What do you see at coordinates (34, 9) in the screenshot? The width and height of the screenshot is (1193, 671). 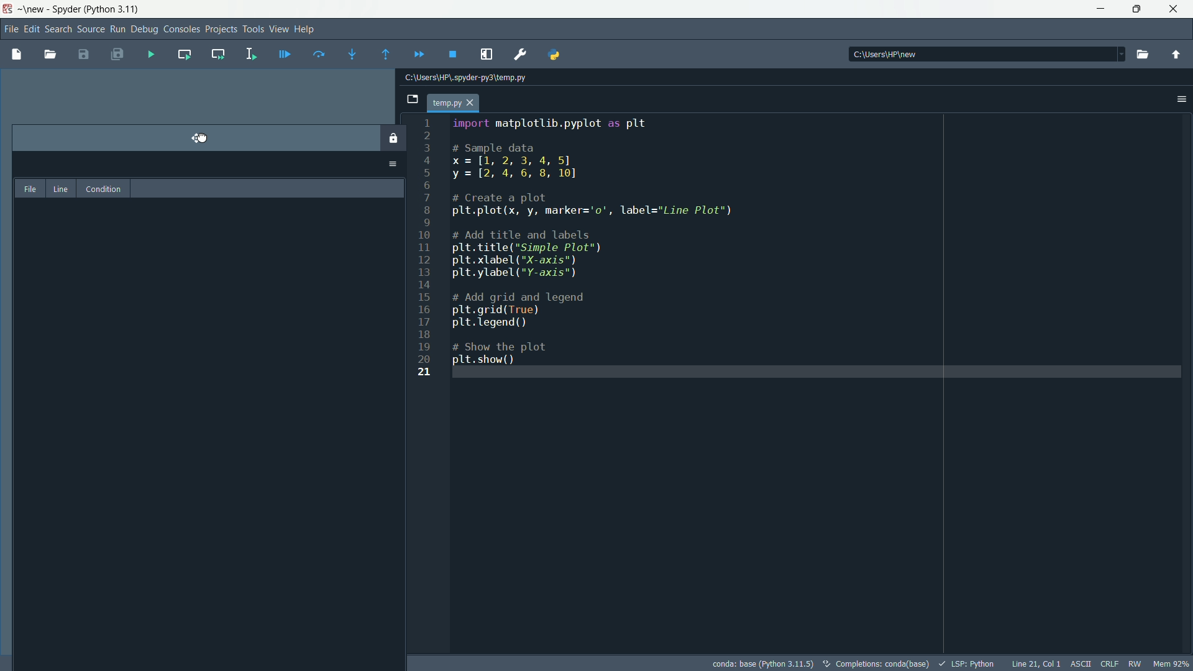 I see `new` at bounding box center [34, 9].